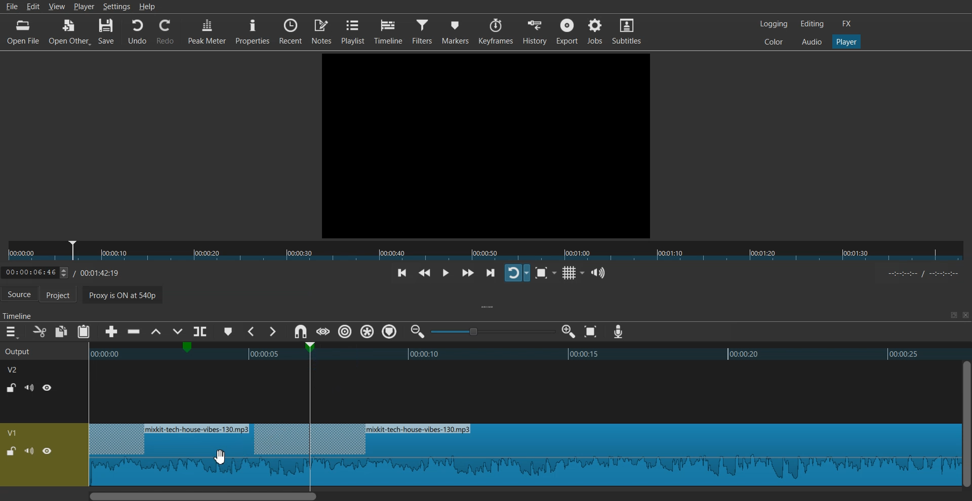 The height and width of the screenshot is (501, 972). I want to click on Lift, so click(155, 332).